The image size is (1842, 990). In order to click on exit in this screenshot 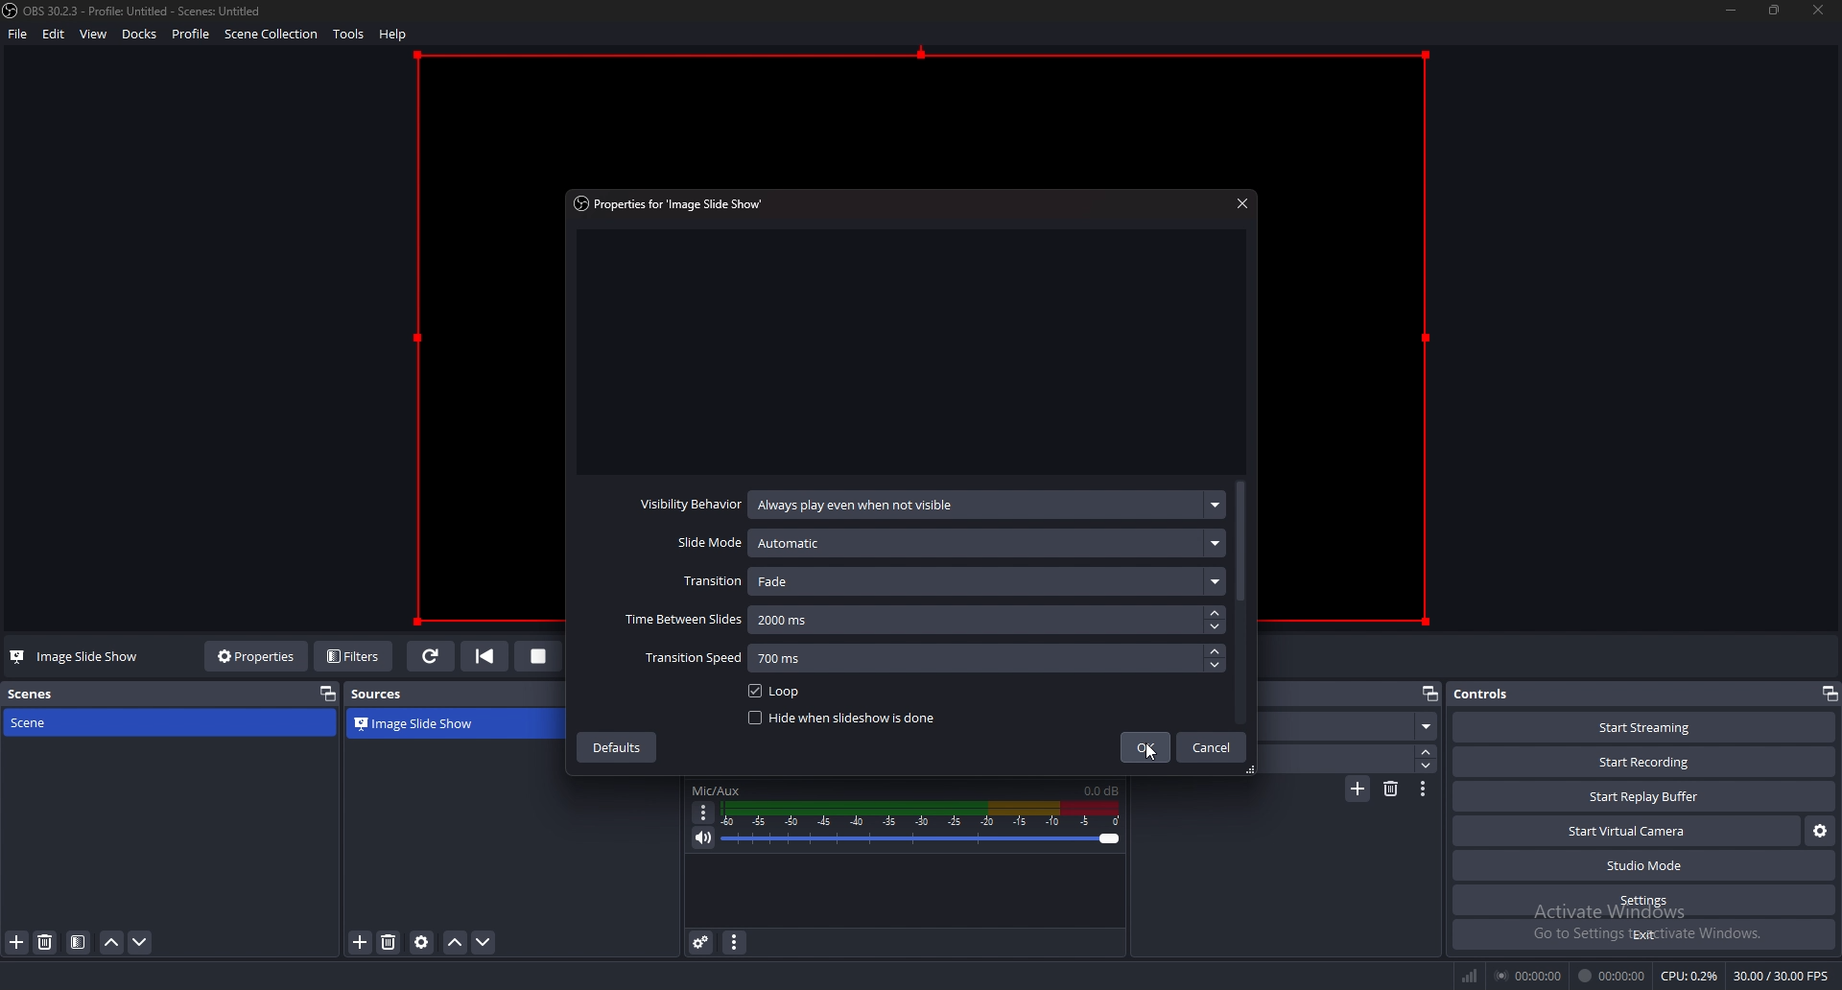, I will do `click(1642, 934)`.